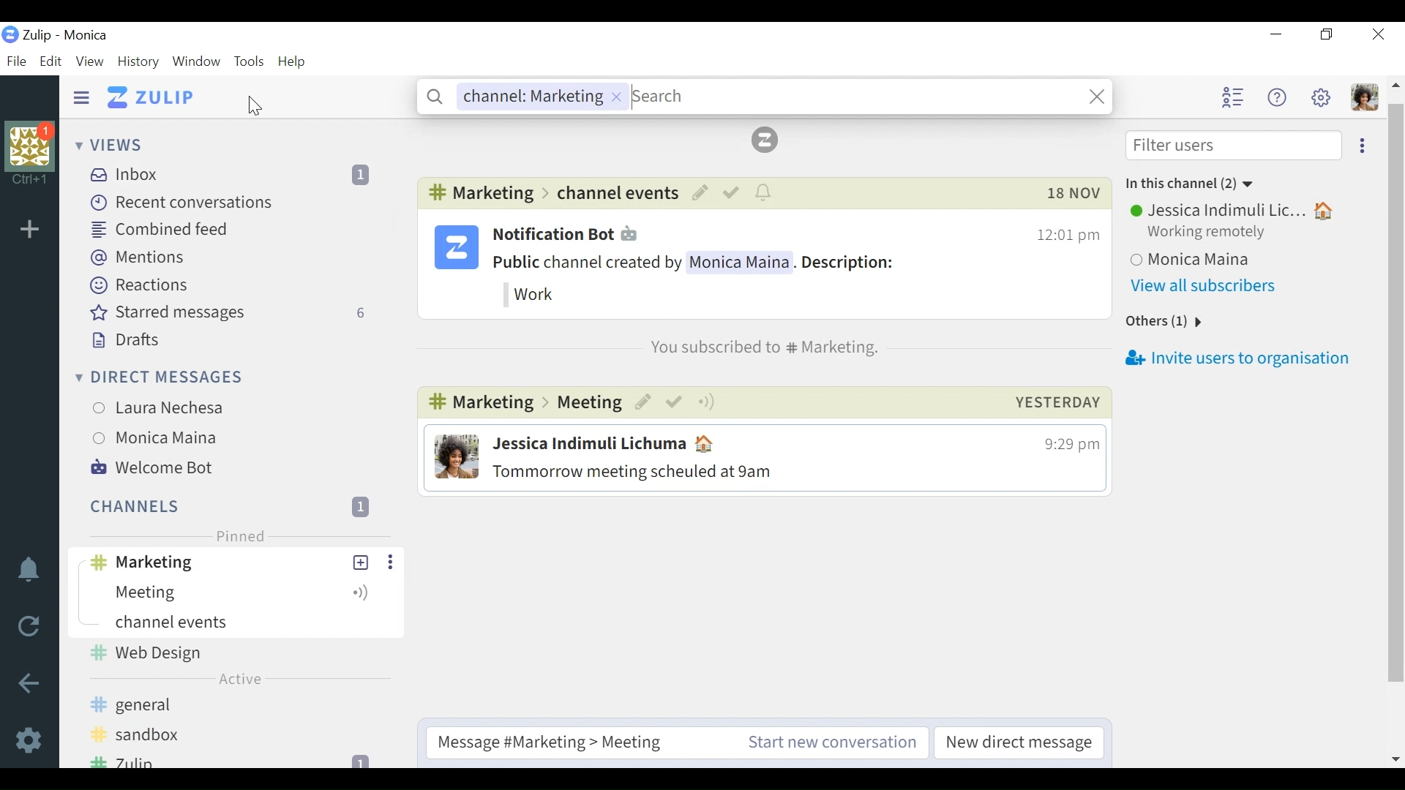 The width and height of the screenshot is (1405, 790). Describe the element at coordinates (763, 97) in the screenshot. I see `Channel: Marketing Search` at that location.